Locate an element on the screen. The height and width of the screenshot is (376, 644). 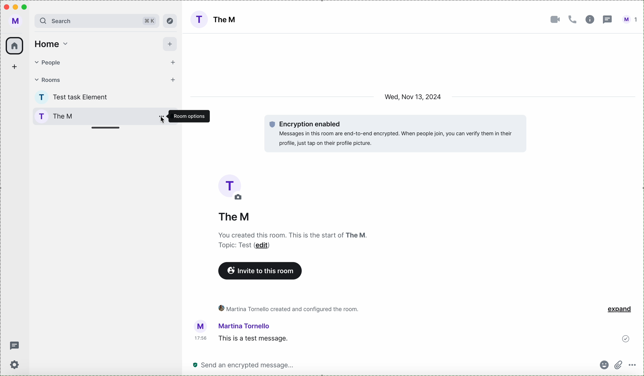
the M is located at coordinates (235, 218).